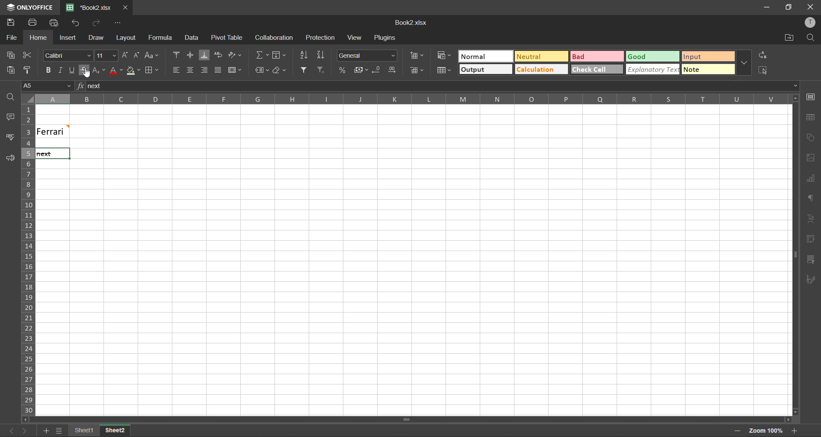  I want to click on align bottom, so click(207, 56).